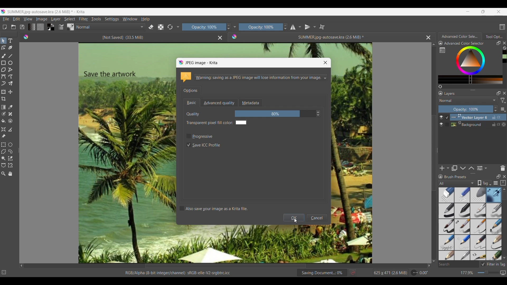 The height and width of the screenshot is (285, 507). I want to click on Image/Artwork space, so click(253, 50).